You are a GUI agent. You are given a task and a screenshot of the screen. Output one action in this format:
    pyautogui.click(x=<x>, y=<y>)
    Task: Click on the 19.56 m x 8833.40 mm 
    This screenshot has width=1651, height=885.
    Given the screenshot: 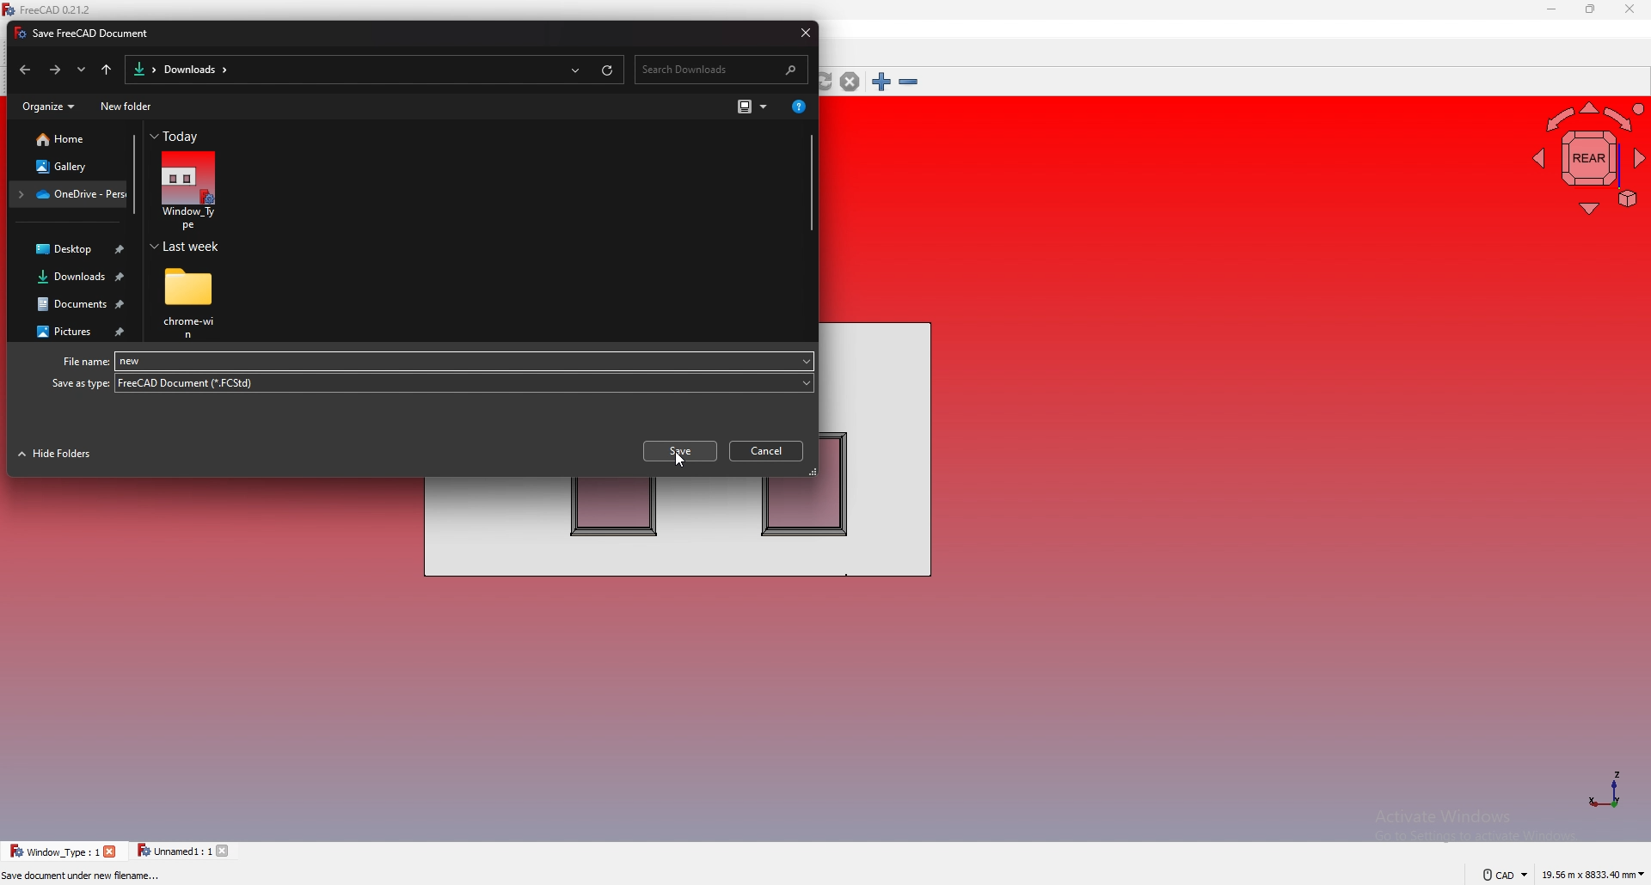 What is the action you would take?
    pyautogui.click(x=1593, y=872)
    